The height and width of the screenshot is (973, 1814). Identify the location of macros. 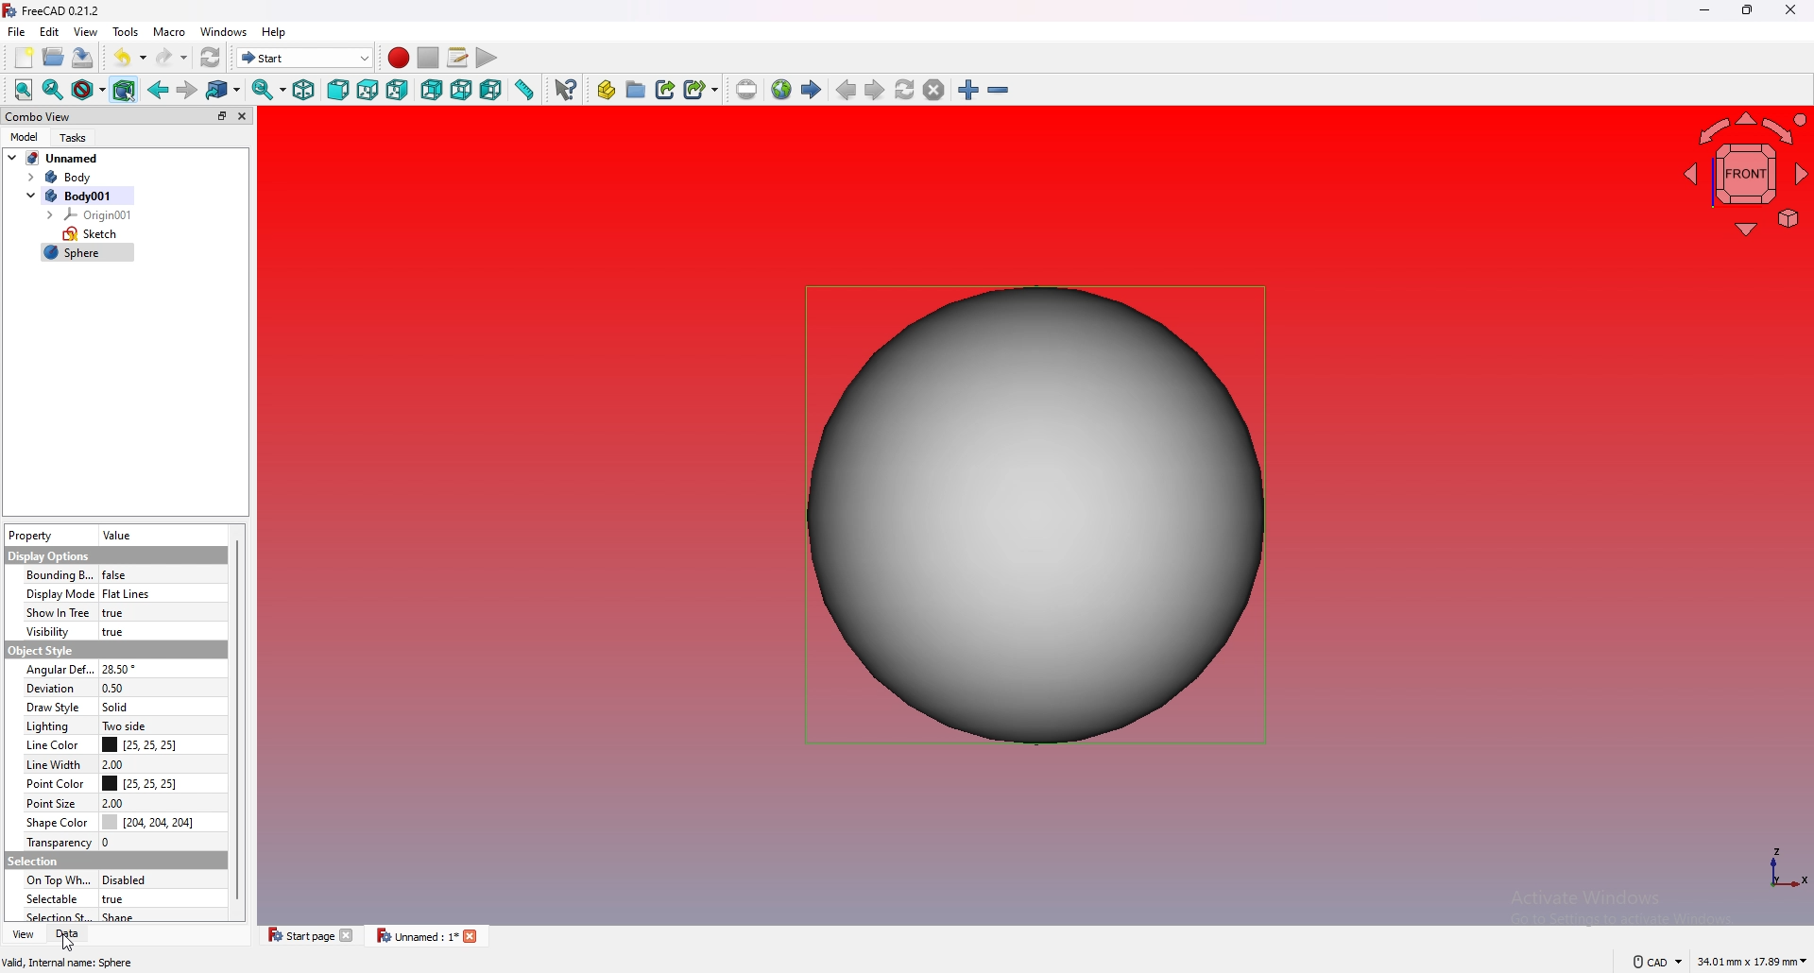
(457, 58).